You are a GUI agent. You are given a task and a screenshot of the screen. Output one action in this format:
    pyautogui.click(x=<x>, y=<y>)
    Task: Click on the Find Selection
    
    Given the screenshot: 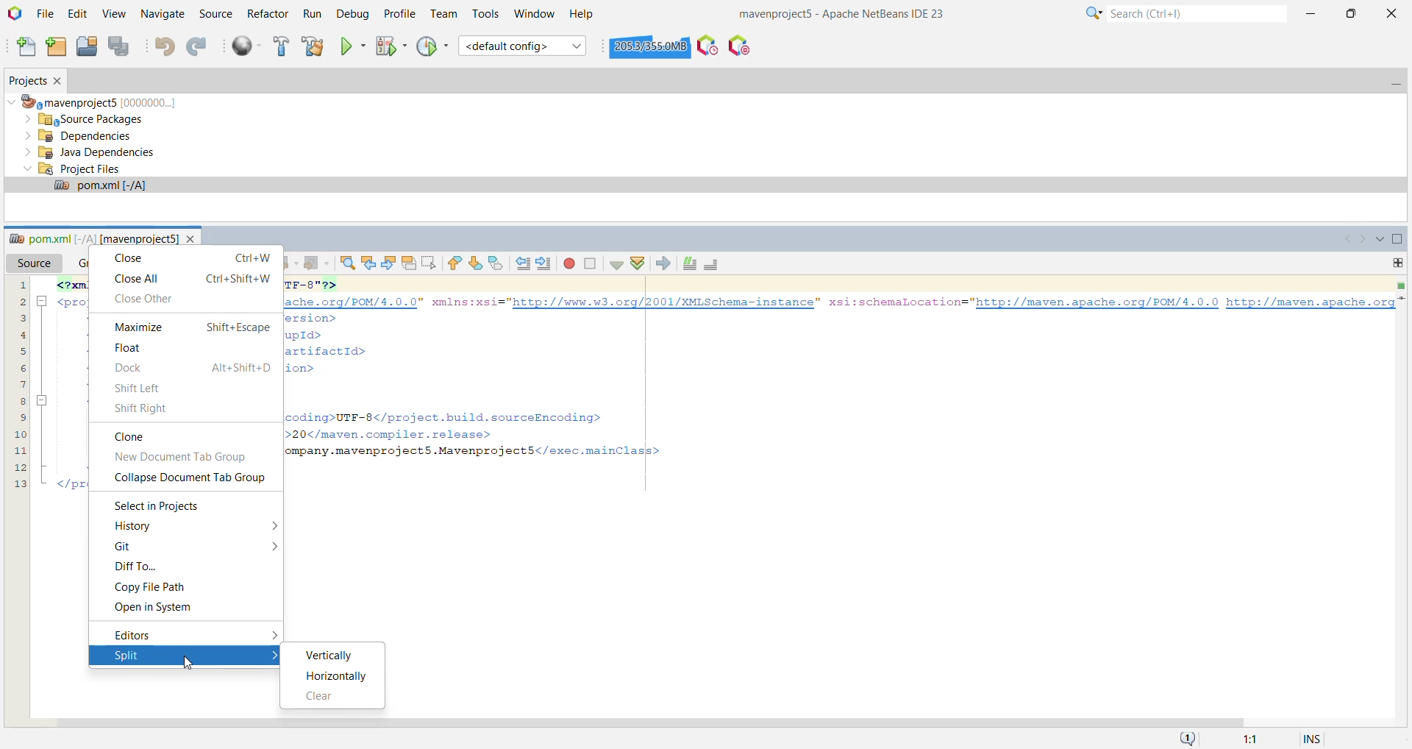 What is the action you would take?
    pyautogui.click(x=347, y=264)
    